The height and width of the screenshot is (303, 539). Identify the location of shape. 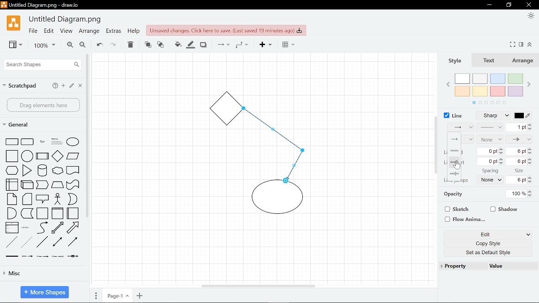
(28, 257).